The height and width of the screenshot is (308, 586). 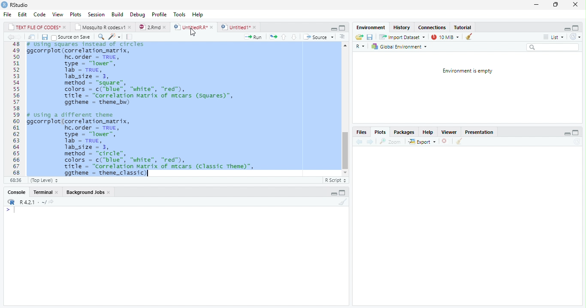 I want to click on Packages, so click(x=403, y=133).